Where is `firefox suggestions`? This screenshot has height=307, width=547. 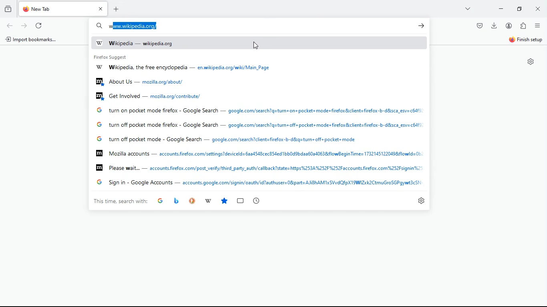
firefox suggestions is located at coordinates (113, 57).